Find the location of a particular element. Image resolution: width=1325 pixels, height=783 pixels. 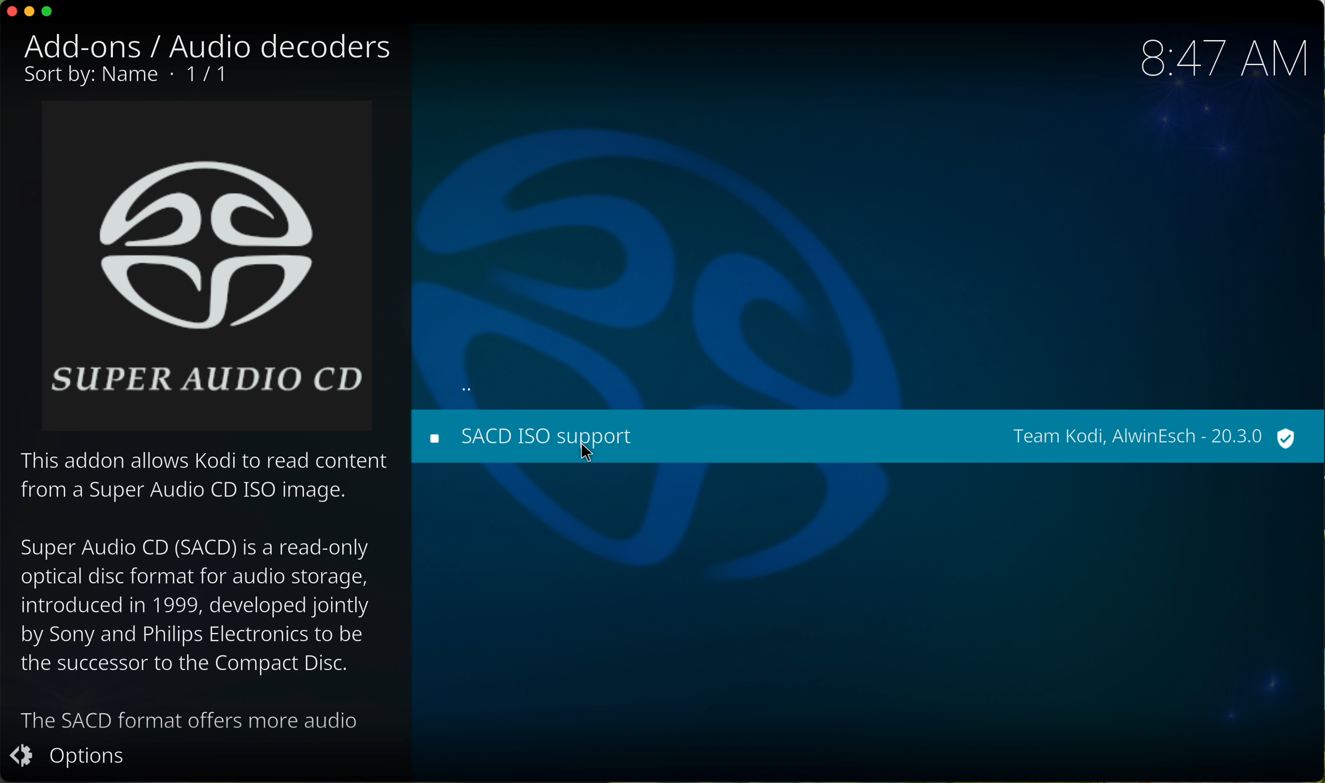

image is located at coordinates (208, 264).